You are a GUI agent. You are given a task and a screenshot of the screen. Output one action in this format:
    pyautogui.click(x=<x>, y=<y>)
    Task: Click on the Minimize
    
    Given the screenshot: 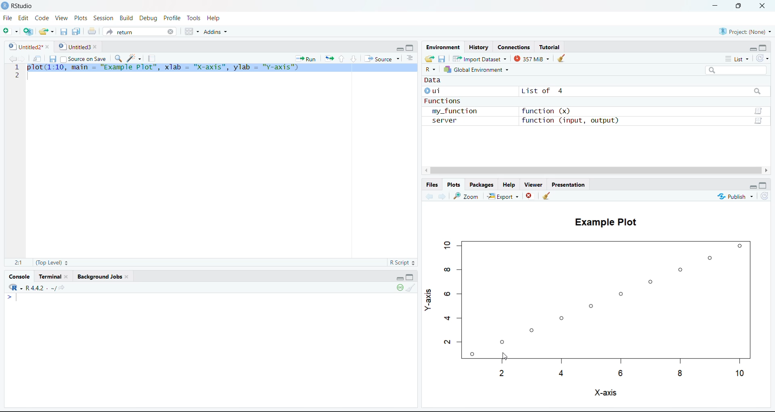 What is the action you would take?
    pyautogui.click(x=752, y=48)
    